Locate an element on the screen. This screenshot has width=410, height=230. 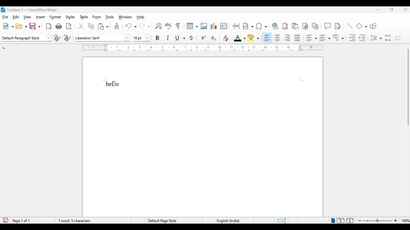
font style is located at coordinates (102, 38).